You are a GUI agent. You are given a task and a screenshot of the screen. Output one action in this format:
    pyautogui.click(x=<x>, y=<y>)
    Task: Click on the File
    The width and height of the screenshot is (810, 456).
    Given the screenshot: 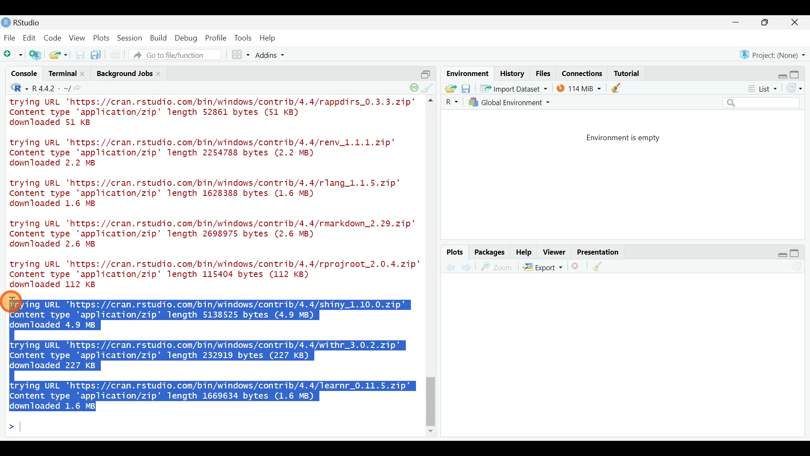 What is the action you would take?
    pyautogui.click(x=10, y=38)
    